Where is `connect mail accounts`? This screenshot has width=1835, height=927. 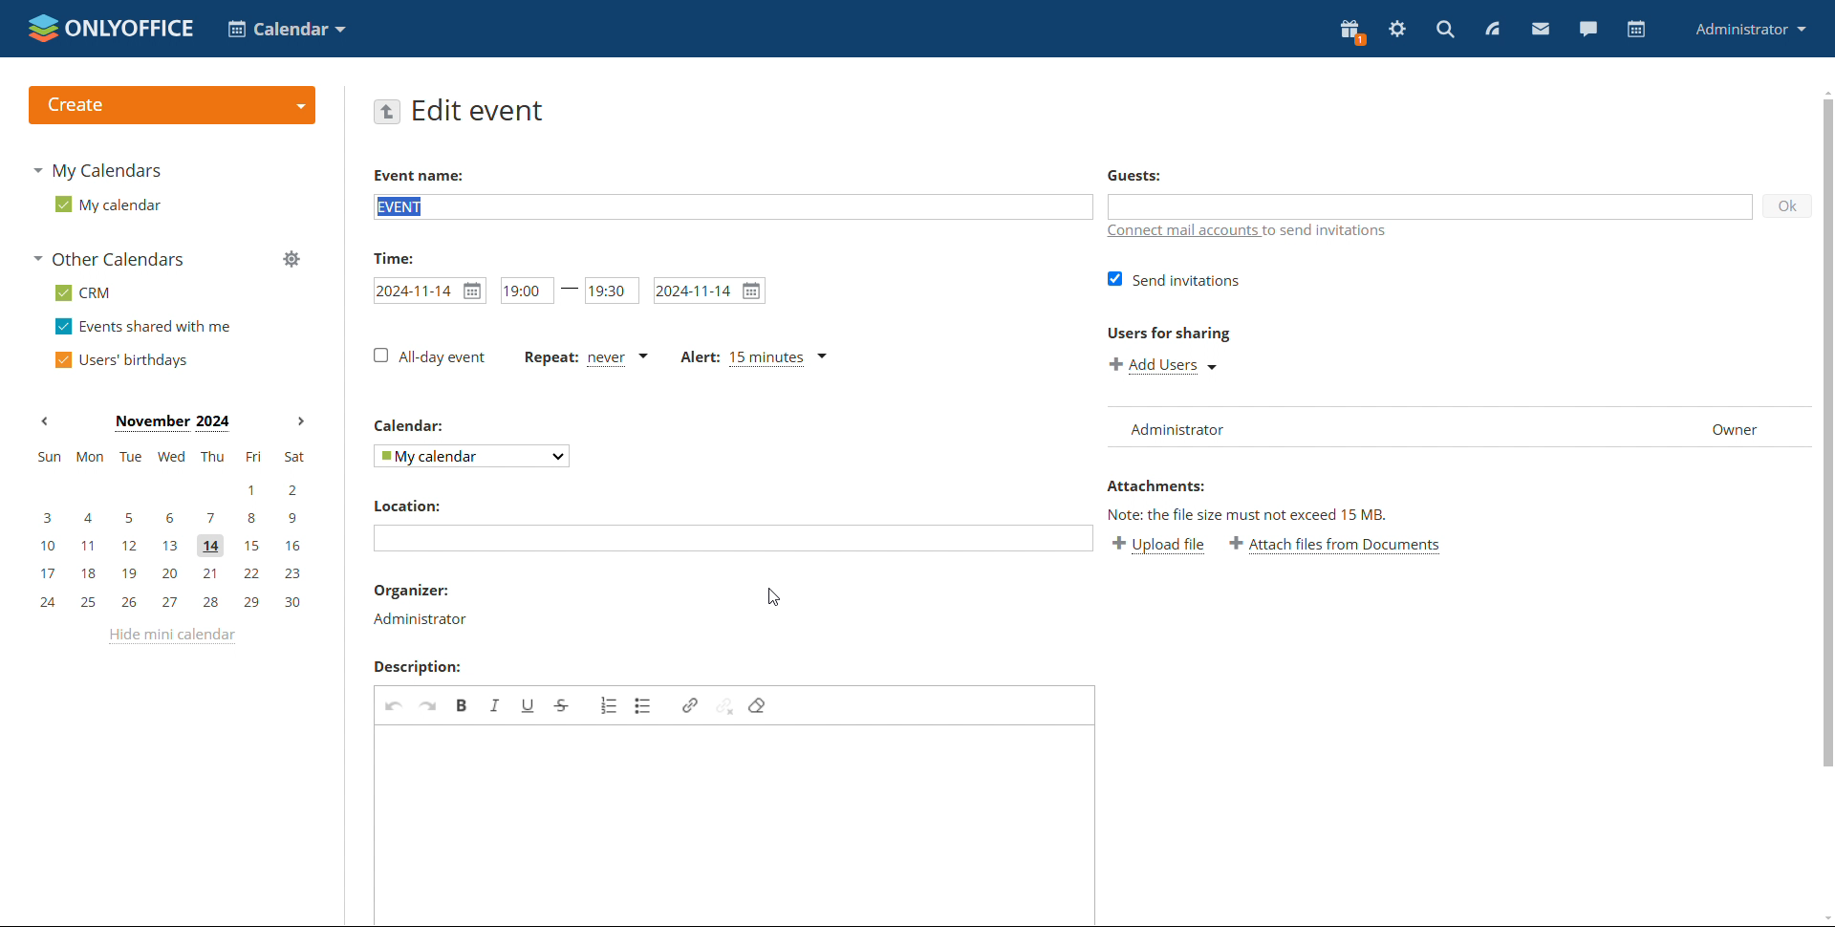 connect mail accounts is located at coordinates (1249, 229).